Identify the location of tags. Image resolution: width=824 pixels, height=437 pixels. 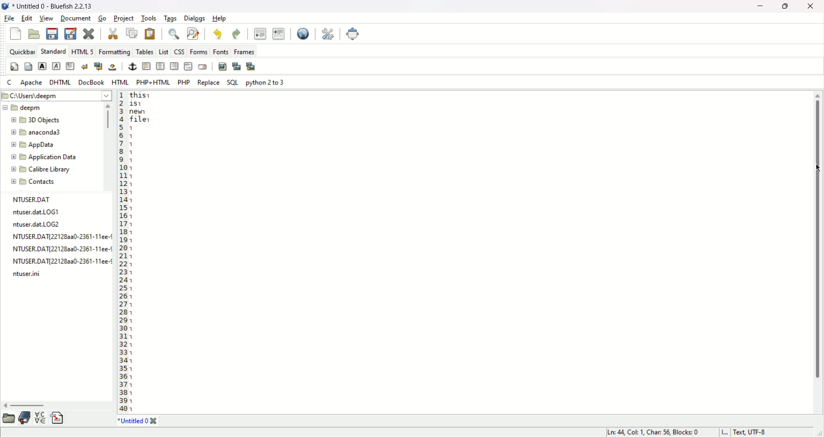
(170, 19).